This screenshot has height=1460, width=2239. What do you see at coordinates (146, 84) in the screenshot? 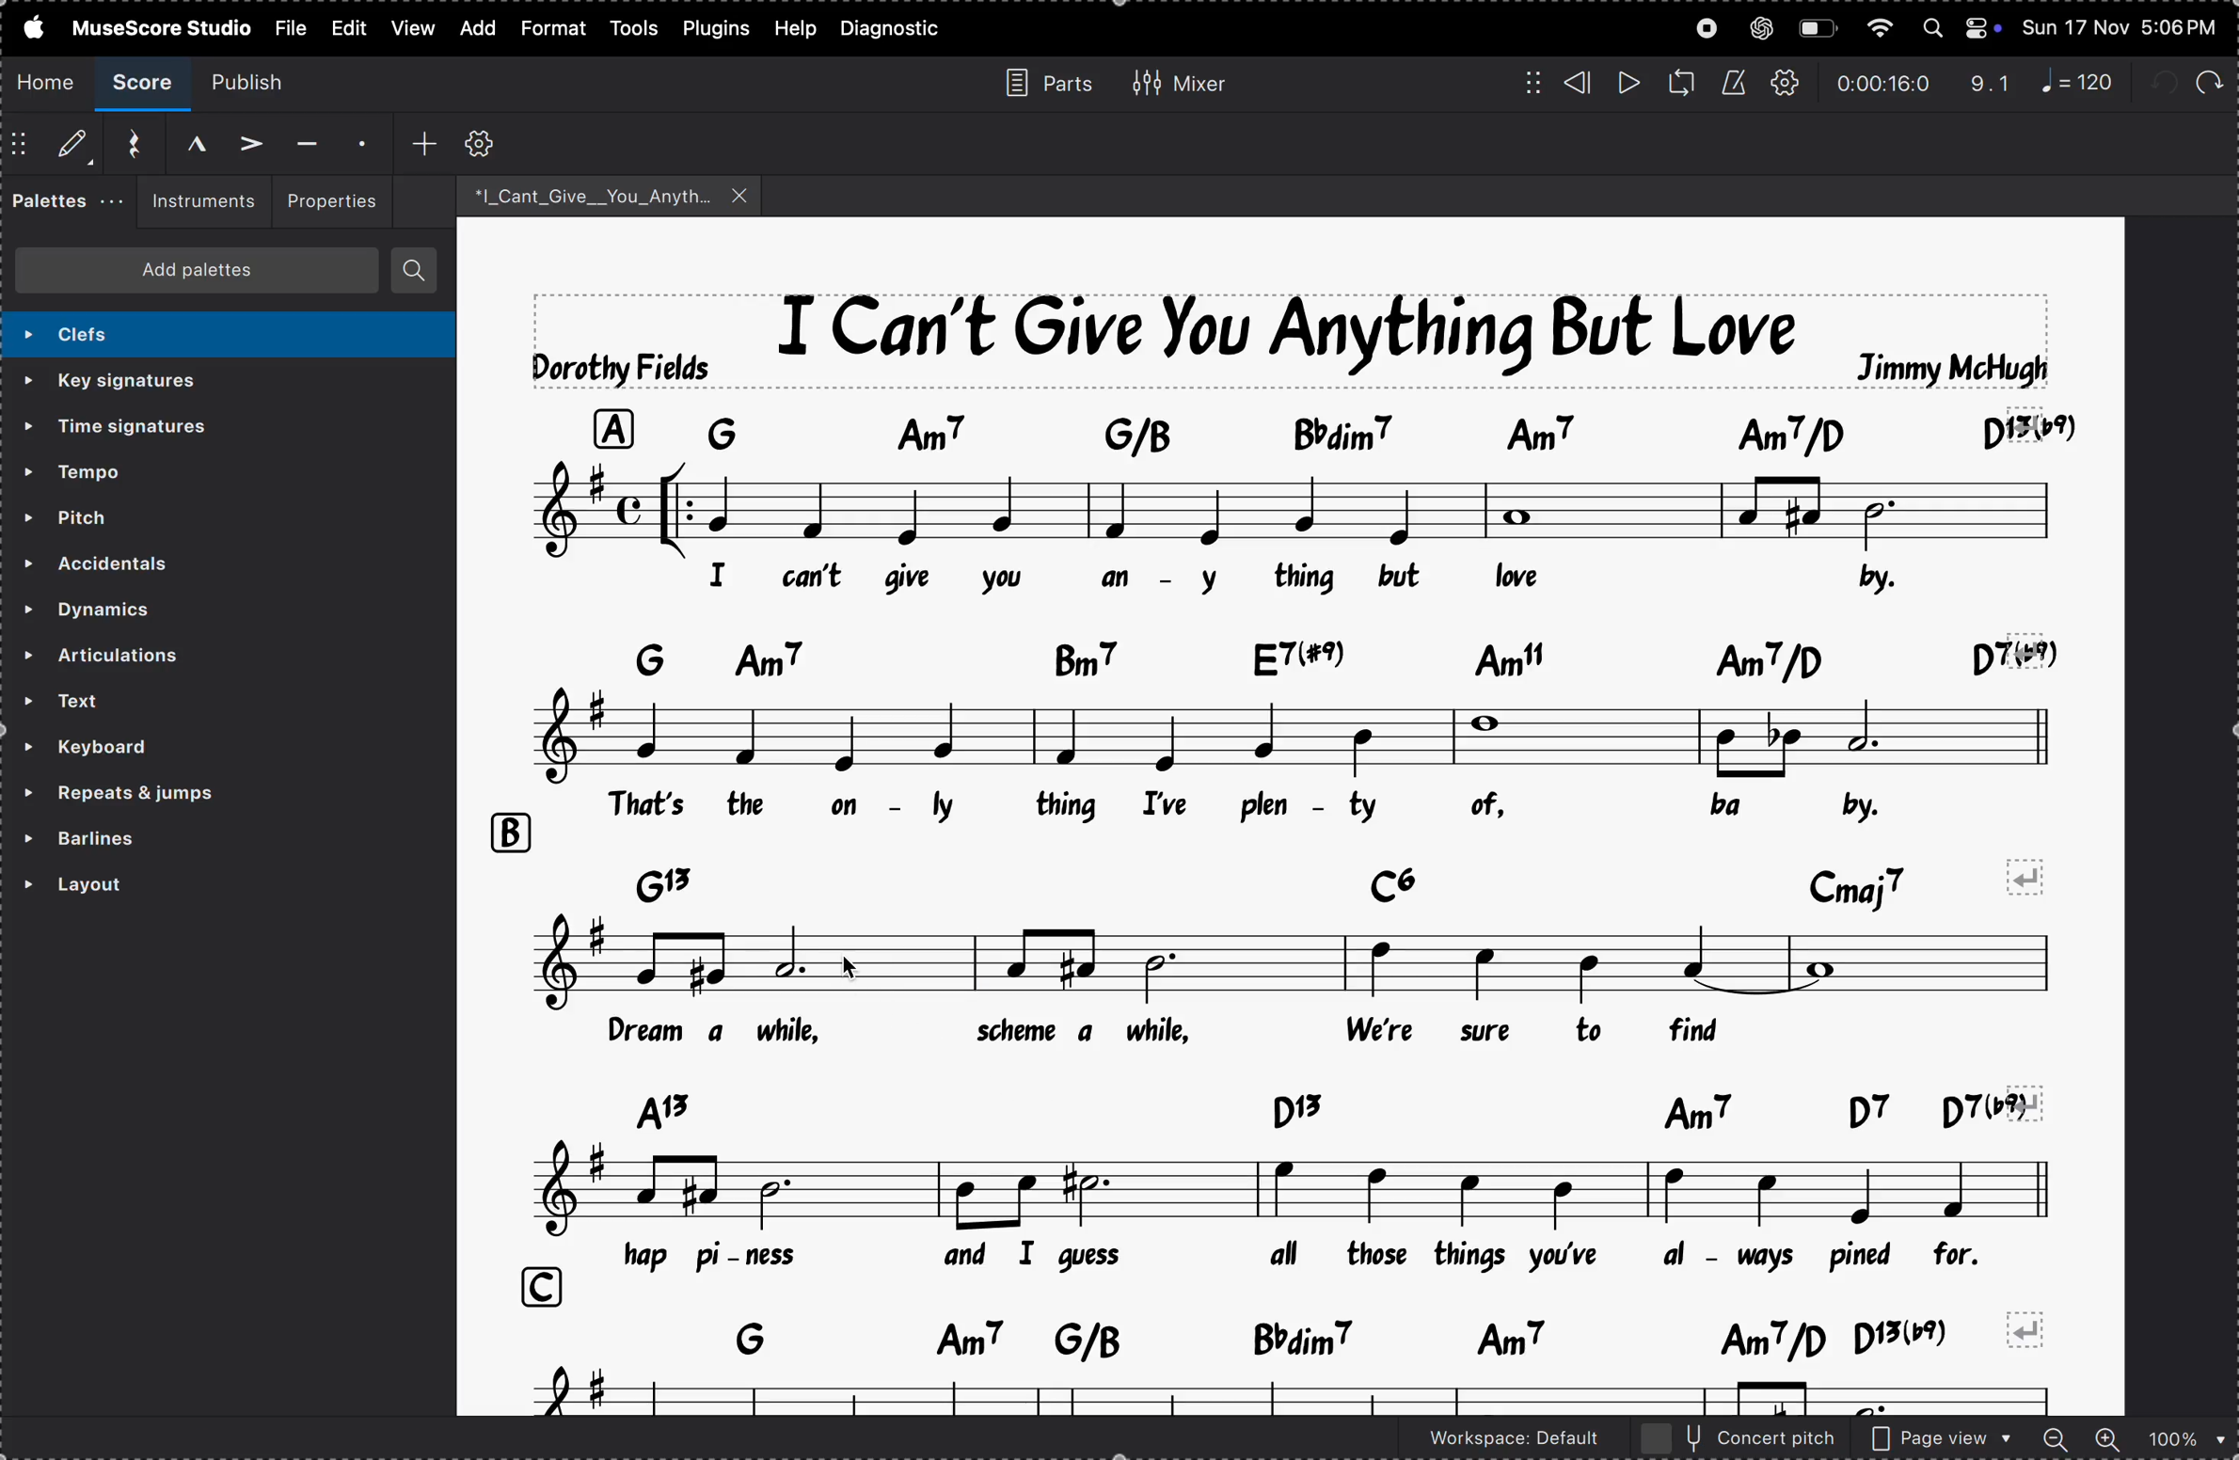
I see `score` at bounding box center [146, 84].